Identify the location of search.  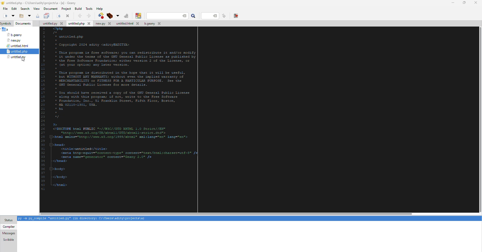
(168, 16).